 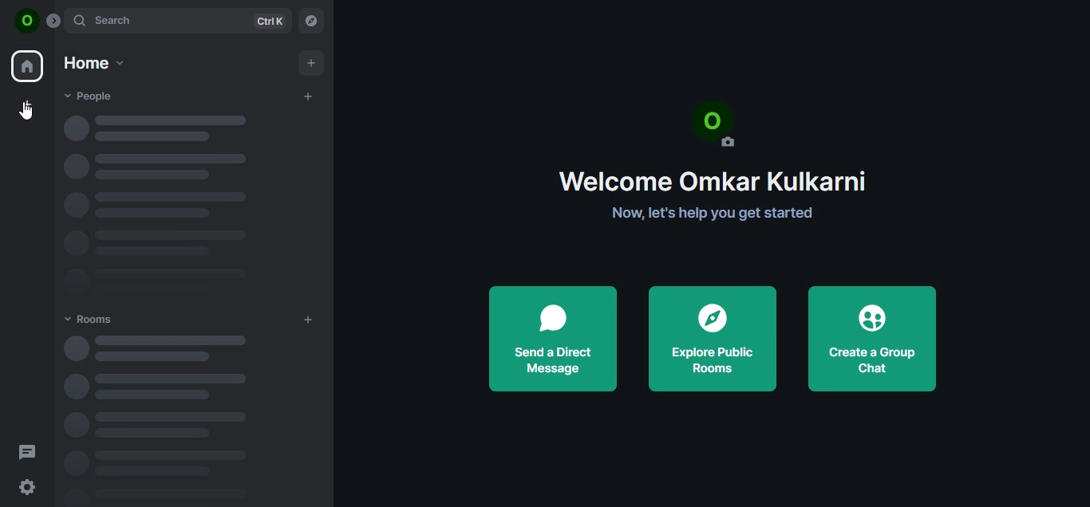 What do you see at coordinates (54, 22) in the screenshot?
I see `expand` at bounding box center [54, 22].